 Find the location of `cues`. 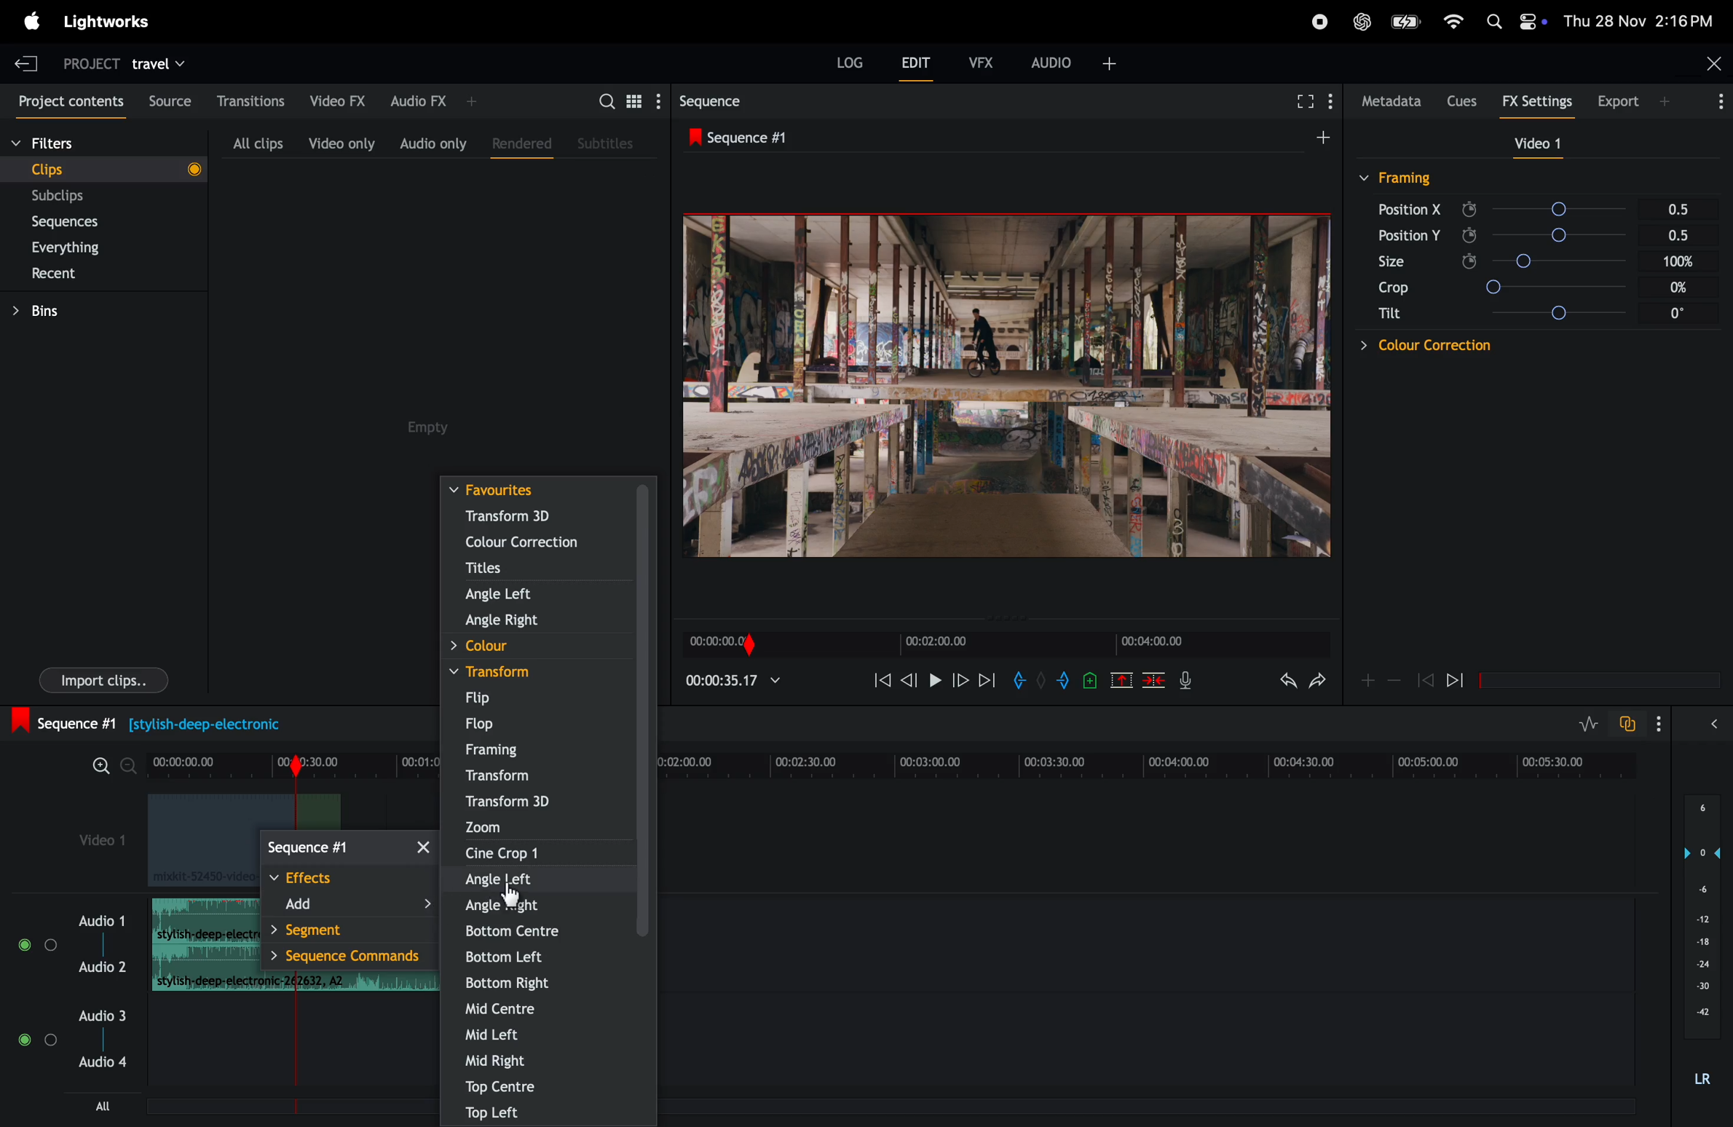

cues is located at coordinates (1461, 99).